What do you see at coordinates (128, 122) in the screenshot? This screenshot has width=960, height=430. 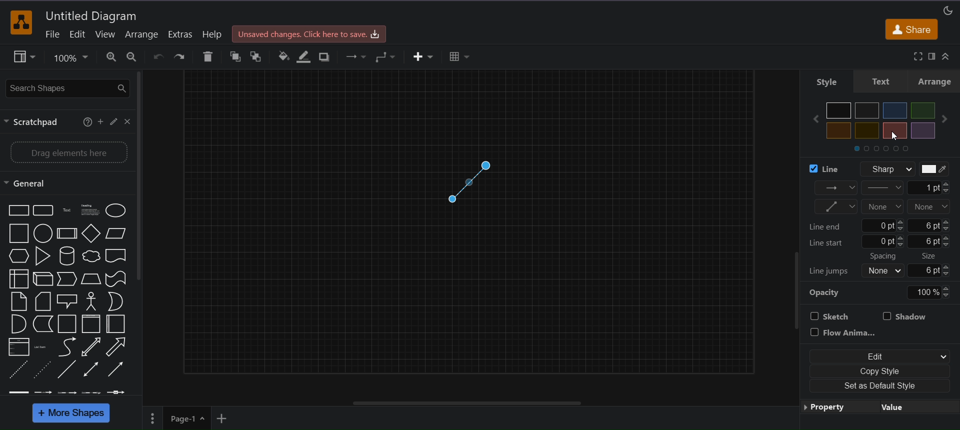 I see `close` at bounding box center [128, 122].